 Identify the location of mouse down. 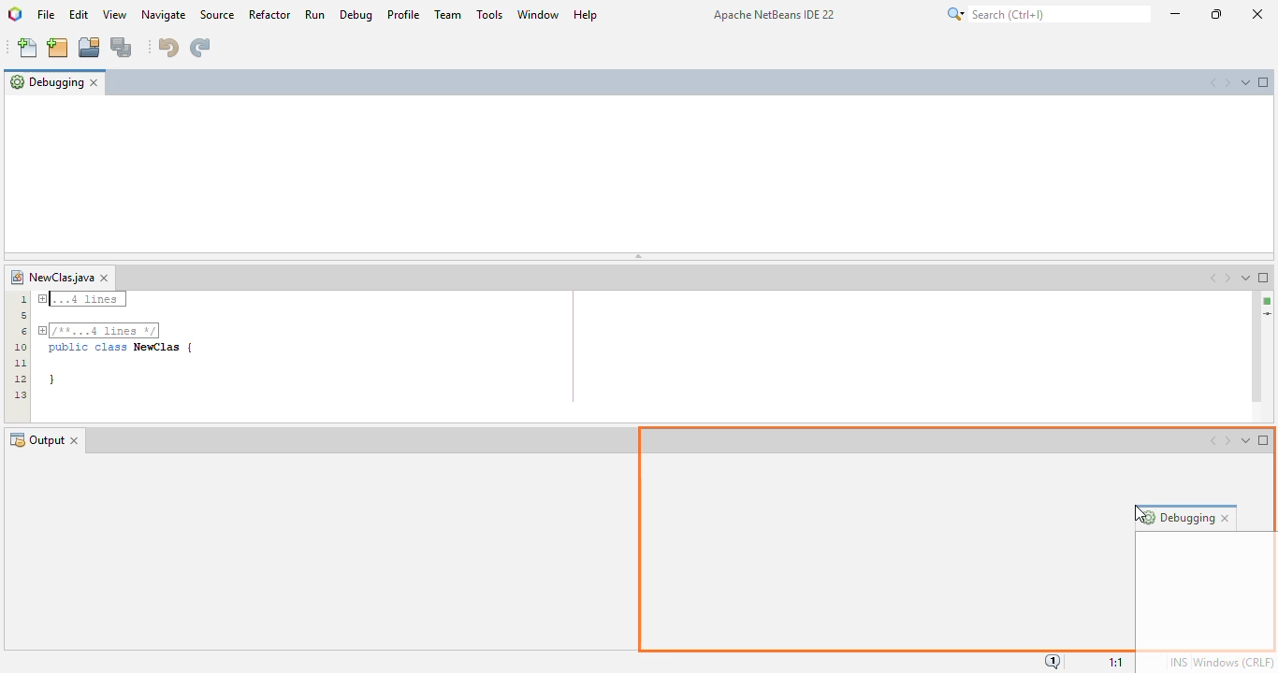
(77, 97).